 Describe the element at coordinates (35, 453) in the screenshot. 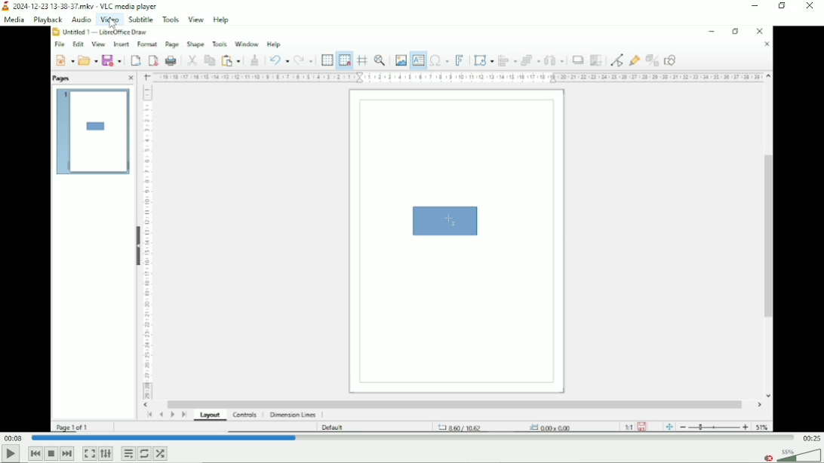

I see `Previous` at that location.